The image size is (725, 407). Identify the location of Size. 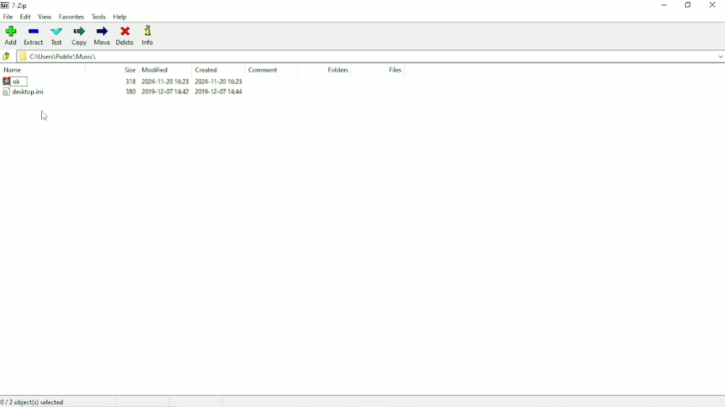
(130, 70).